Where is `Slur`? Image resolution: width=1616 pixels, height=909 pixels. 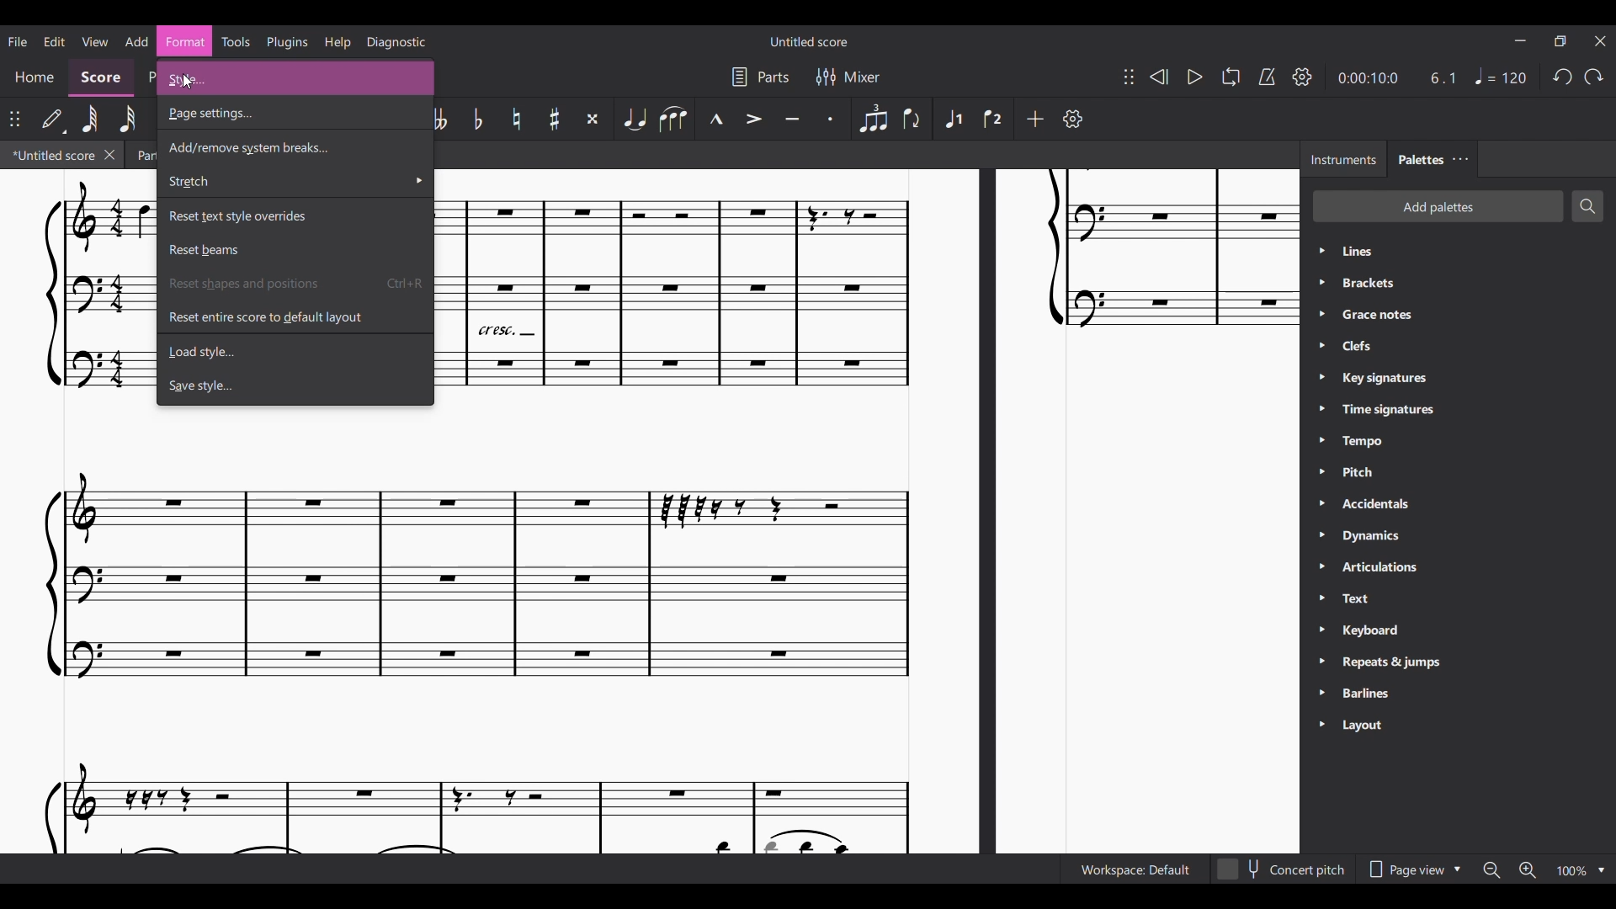 Slur is located at coordinates (673, 119).